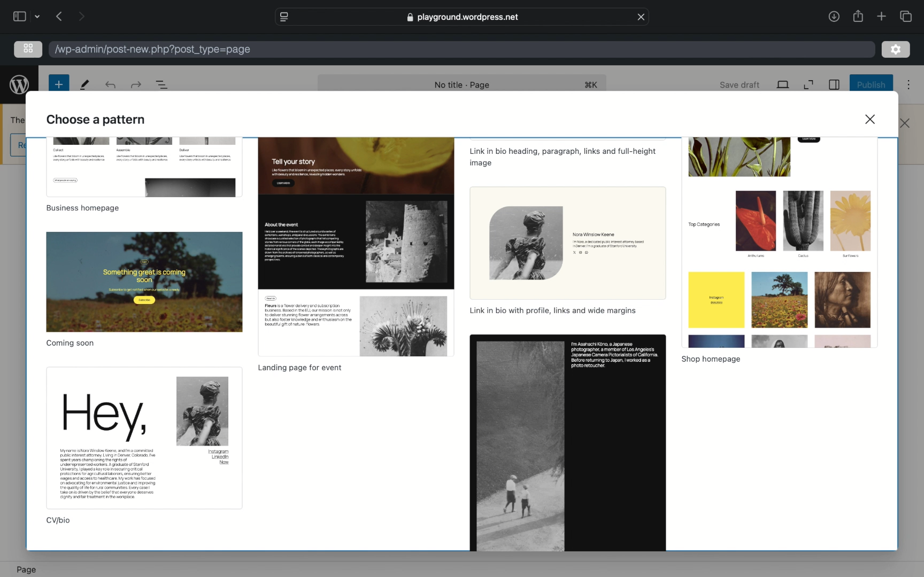  I want to click on web address, so click(463, 17).